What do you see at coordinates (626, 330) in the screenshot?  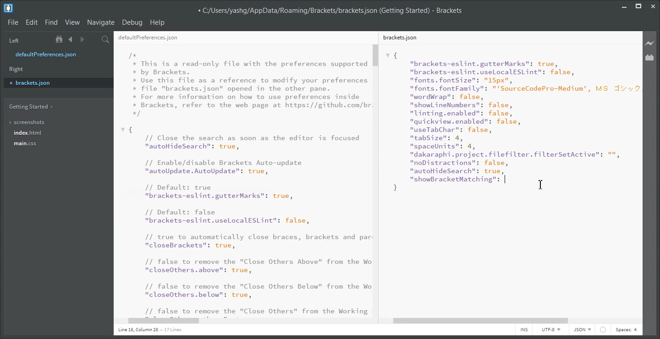 I see `Spaces: 4` at bounding box center [626, 330].